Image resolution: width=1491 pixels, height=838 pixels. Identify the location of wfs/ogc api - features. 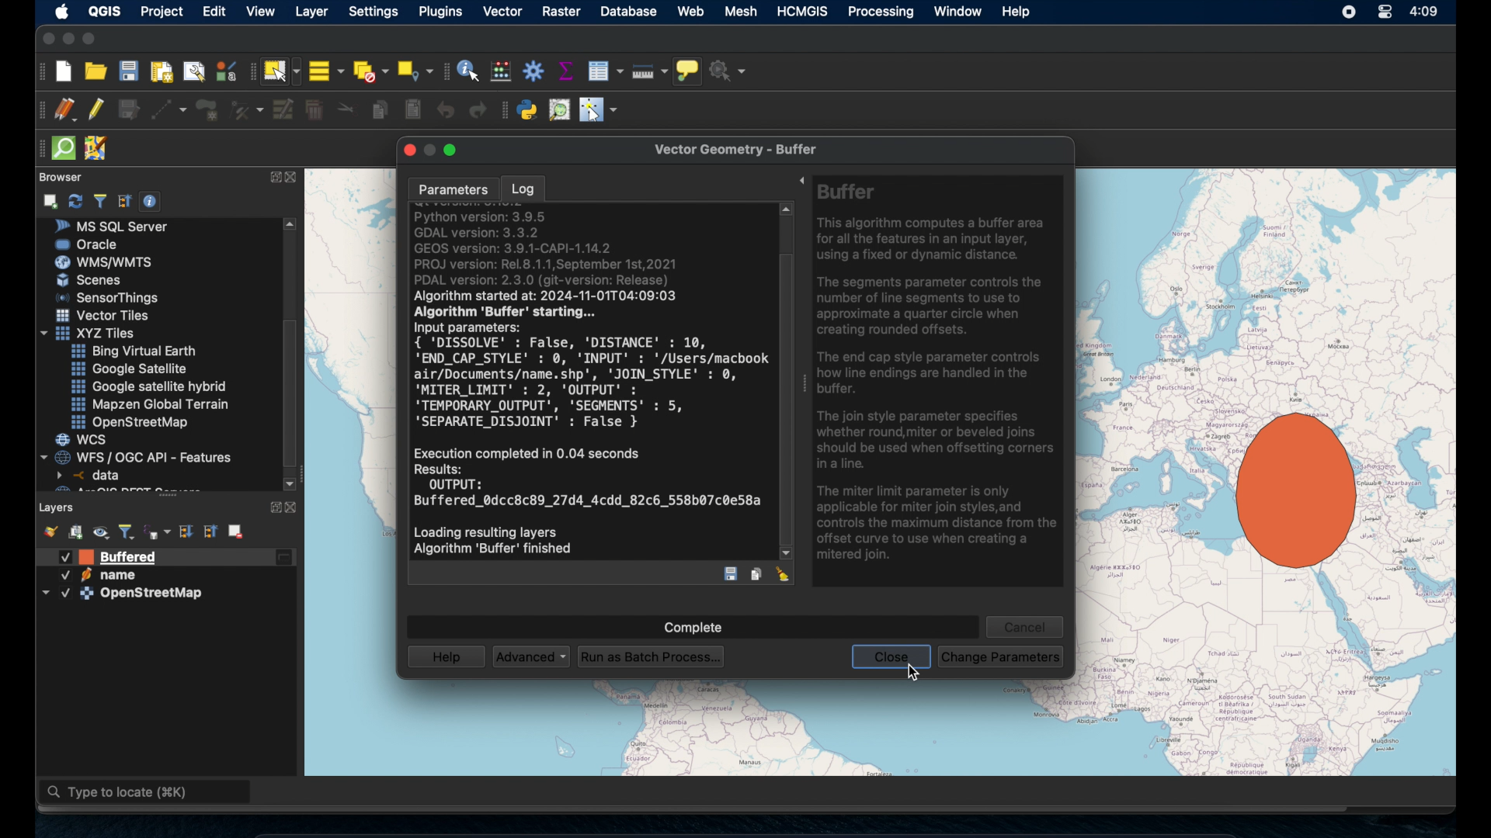
(138, 456).